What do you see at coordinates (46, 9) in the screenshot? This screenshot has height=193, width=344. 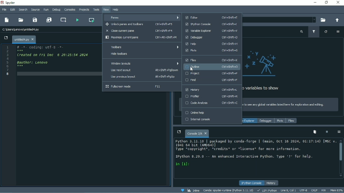 I see `Run` at bounding box center [46, 9].